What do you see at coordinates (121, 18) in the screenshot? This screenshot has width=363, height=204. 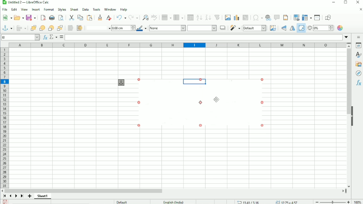 I see `Undo` at bounding box center [121, 18].